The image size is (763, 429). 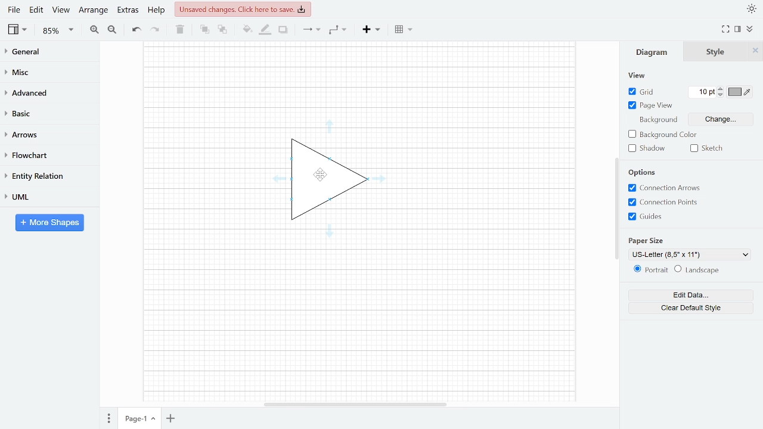 I want to click on Landscape, so click(x=699, y=270).